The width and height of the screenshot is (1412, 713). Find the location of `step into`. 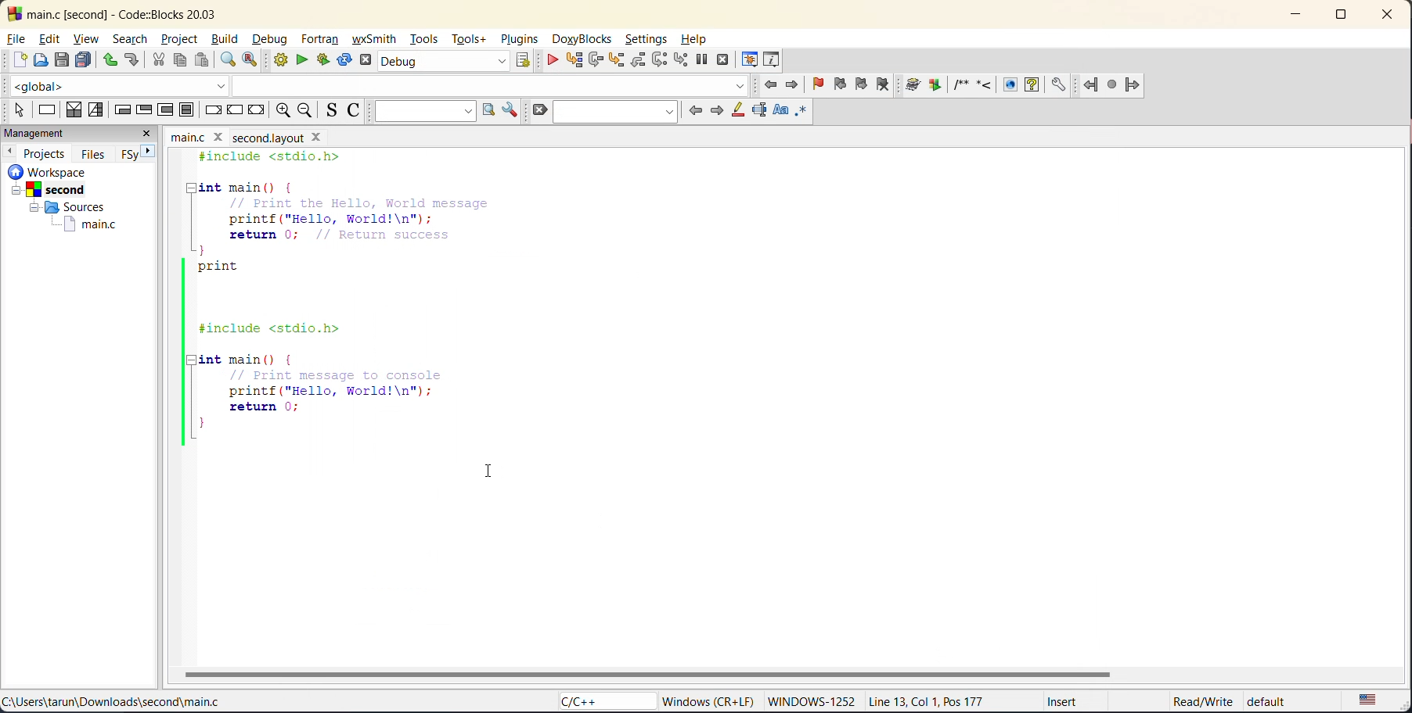

step into is located at coordinates (615, 61).